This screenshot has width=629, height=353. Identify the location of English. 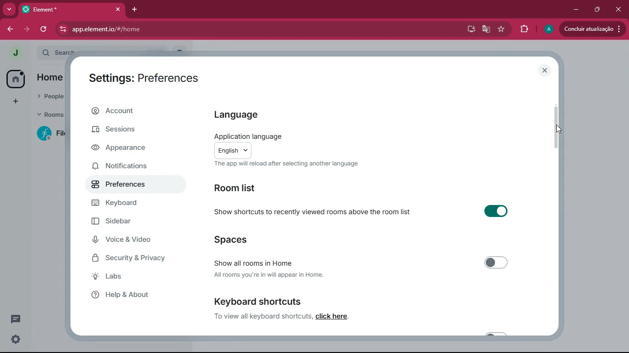
(245, 150).